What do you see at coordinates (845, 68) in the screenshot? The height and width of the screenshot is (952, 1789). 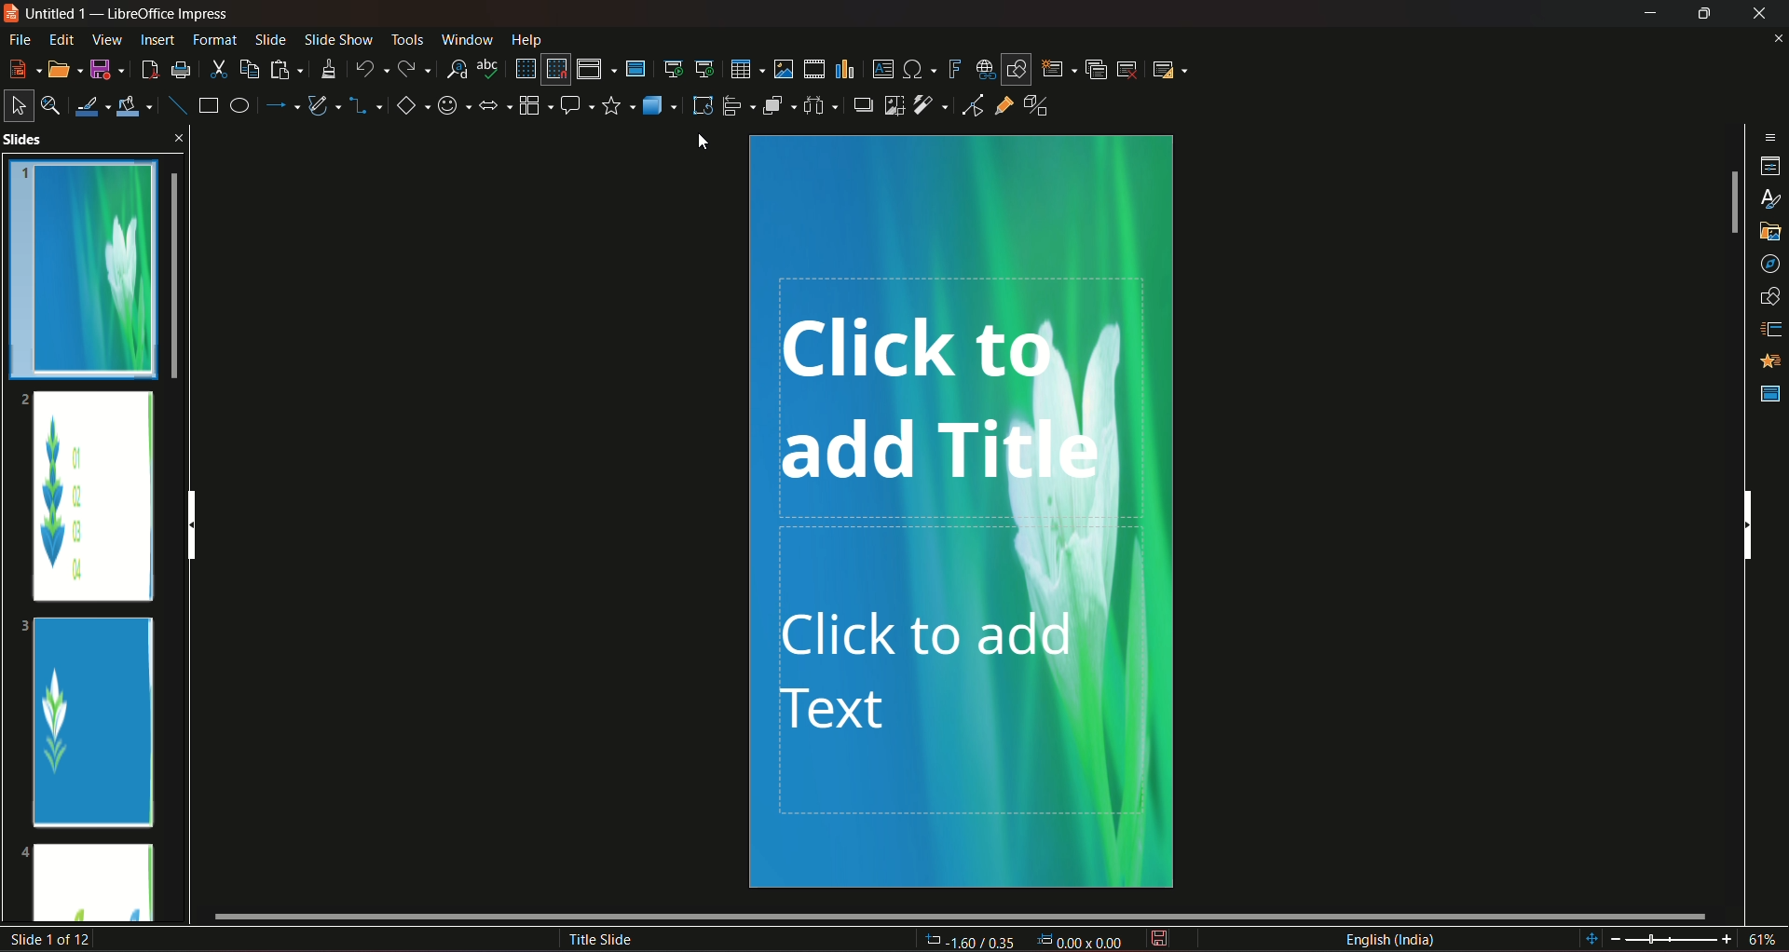 I see `insert chart` at bounding box center [845, 68].